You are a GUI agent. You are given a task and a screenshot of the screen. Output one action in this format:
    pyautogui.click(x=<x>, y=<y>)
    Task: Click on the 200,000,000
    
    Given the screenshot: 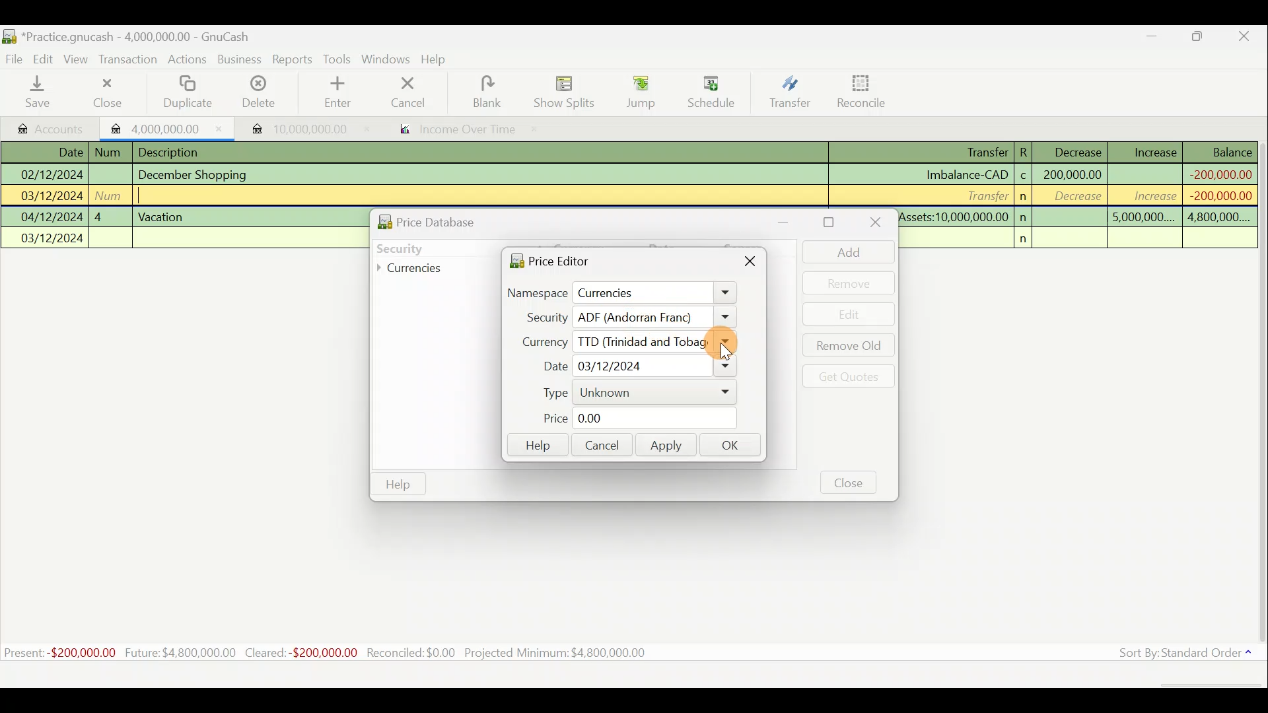 What is the action you would take?
    pyautogui.click(x=1071, y=174)
    